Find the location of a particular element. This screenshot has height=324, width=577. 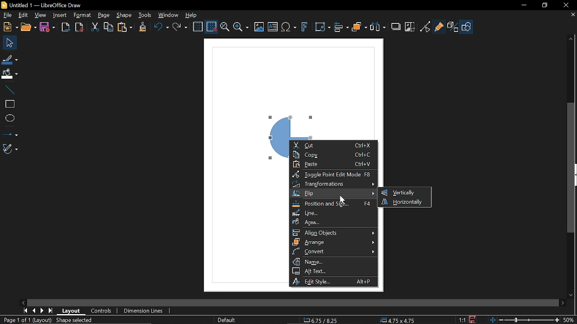

Change zoom is located at coordinates (523, 319).